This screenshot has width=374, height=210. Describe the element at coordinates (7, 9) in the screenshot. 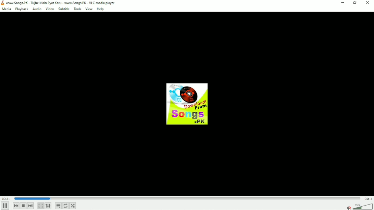

I see `Media` at that location.